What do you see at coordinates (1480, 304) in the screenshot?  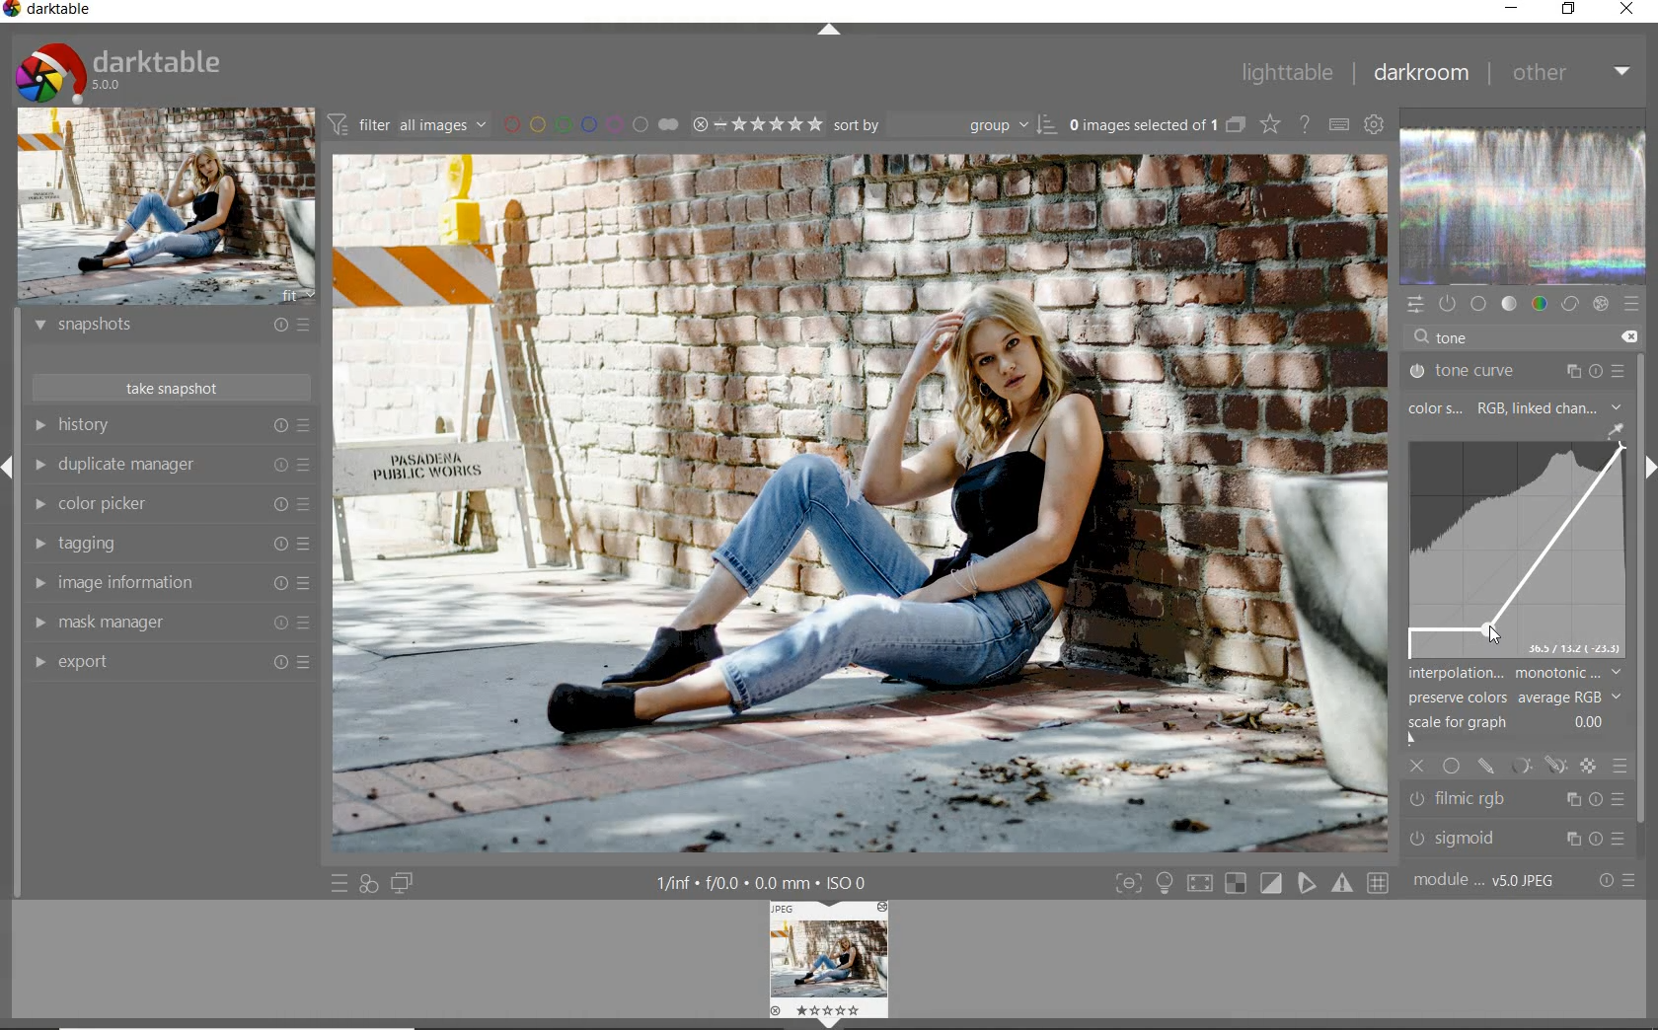 I see `base` at bounding box center [1480, 304].